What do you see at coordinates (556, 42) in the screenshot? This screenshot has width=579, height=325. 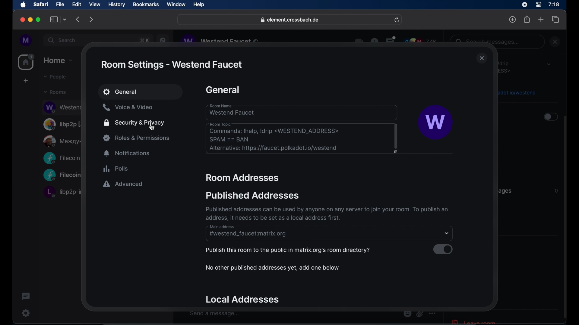 I see `close` at bounding box center [556, 42].